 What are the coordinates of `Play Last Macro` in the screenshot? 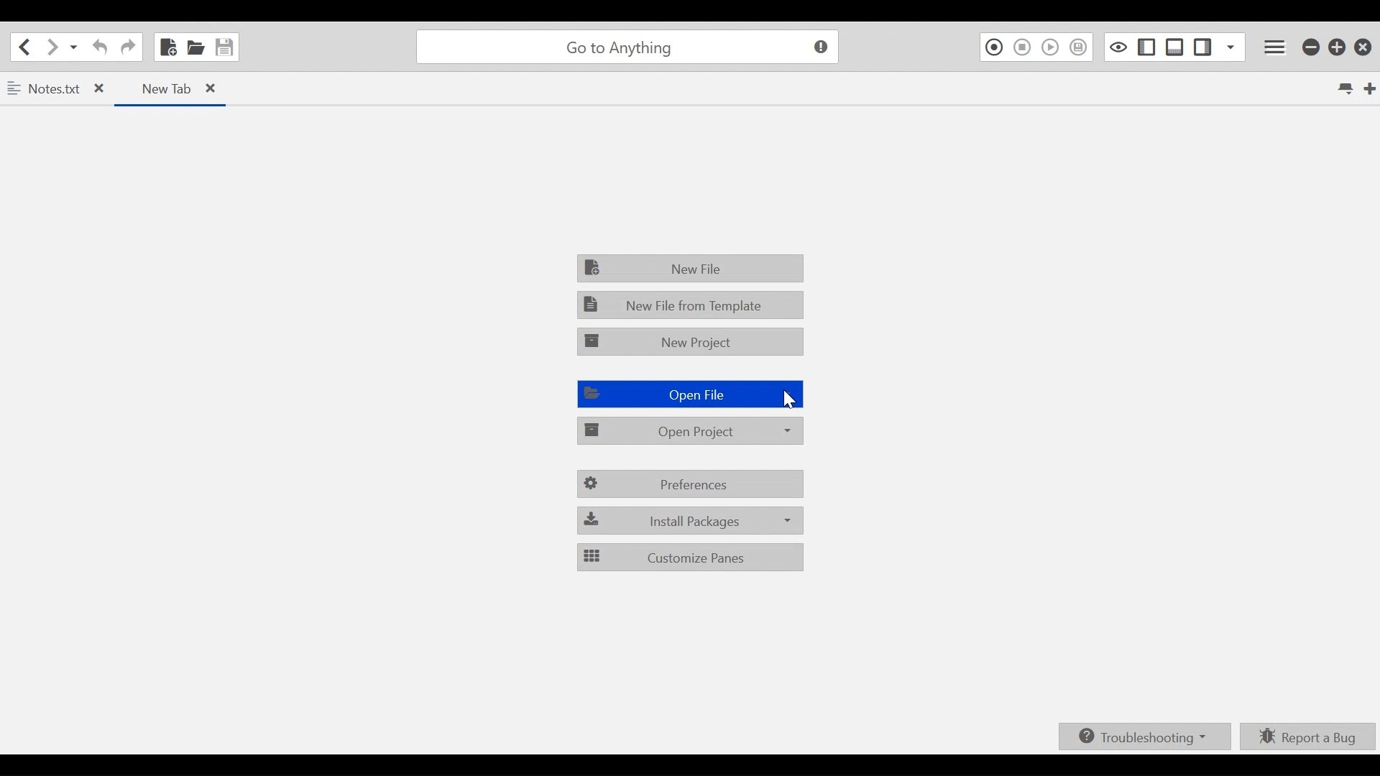 It's located at (1051, 47).